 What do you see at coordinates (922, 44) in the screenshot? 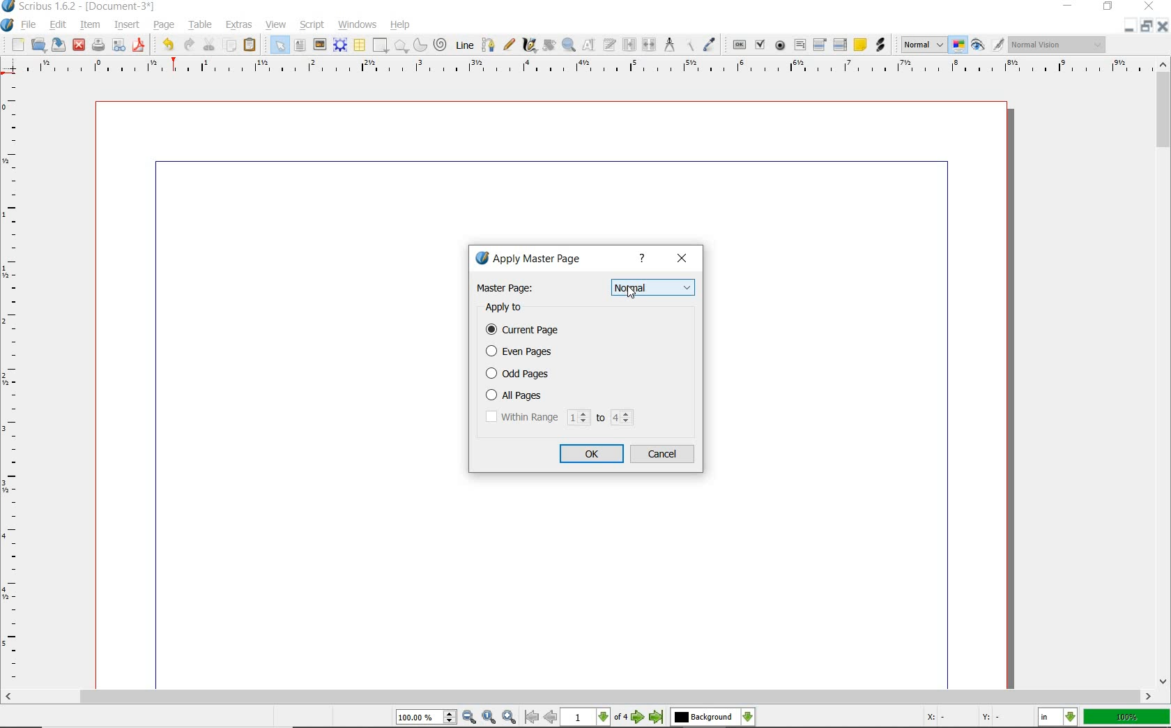
I see `select image preview mode: Normal` at bounding box center [922, 44].